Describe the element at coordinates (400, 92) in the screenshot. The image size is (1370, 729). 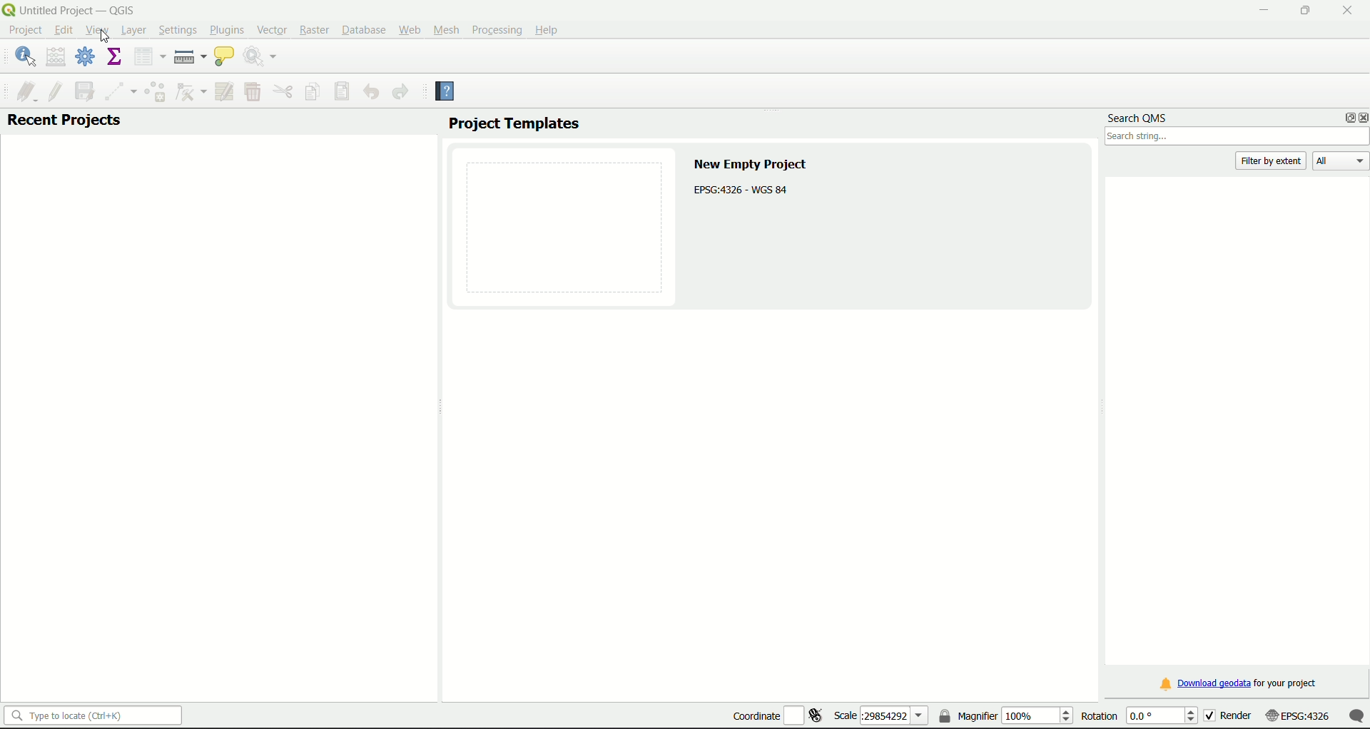
I see `Redo` at that location.